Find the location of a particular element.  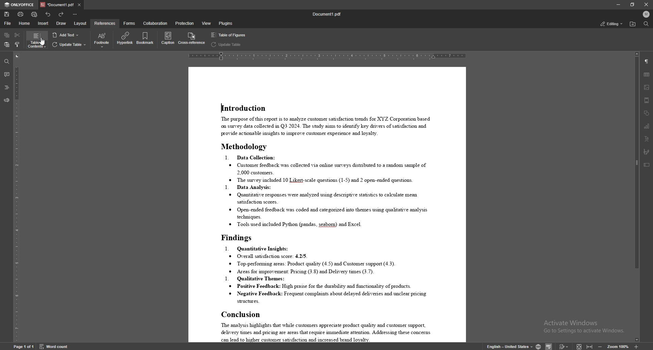

cut is located at coordinates (18, 35).